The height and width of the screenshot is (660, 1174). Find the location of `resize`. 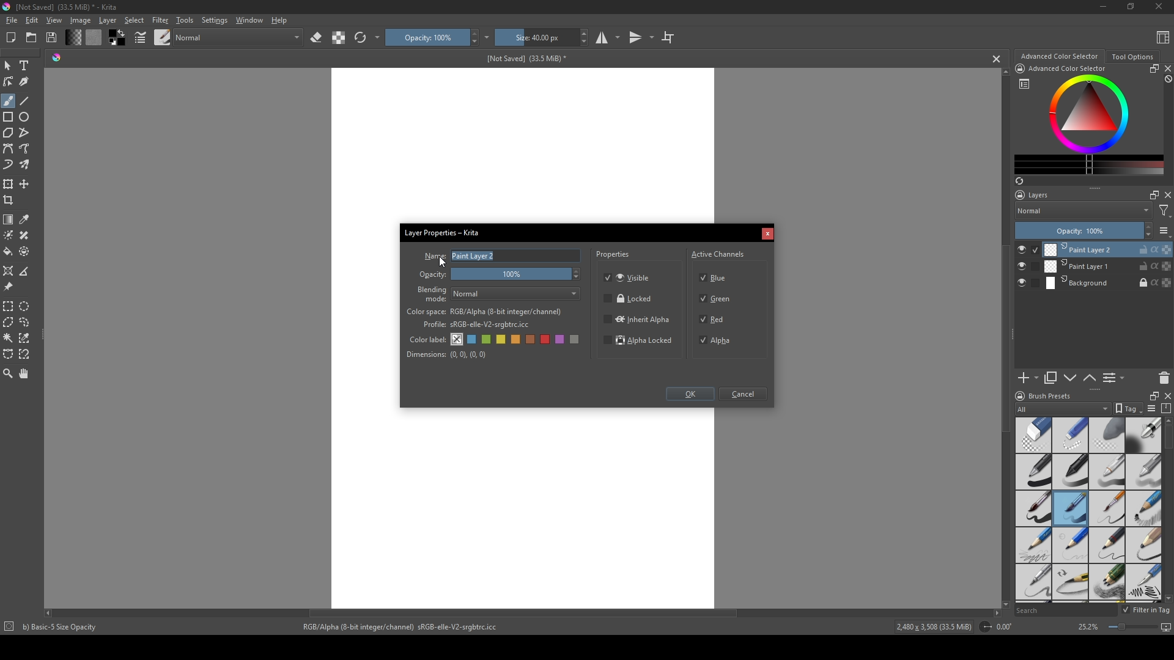

resize is located at coordinates (1129, 7).